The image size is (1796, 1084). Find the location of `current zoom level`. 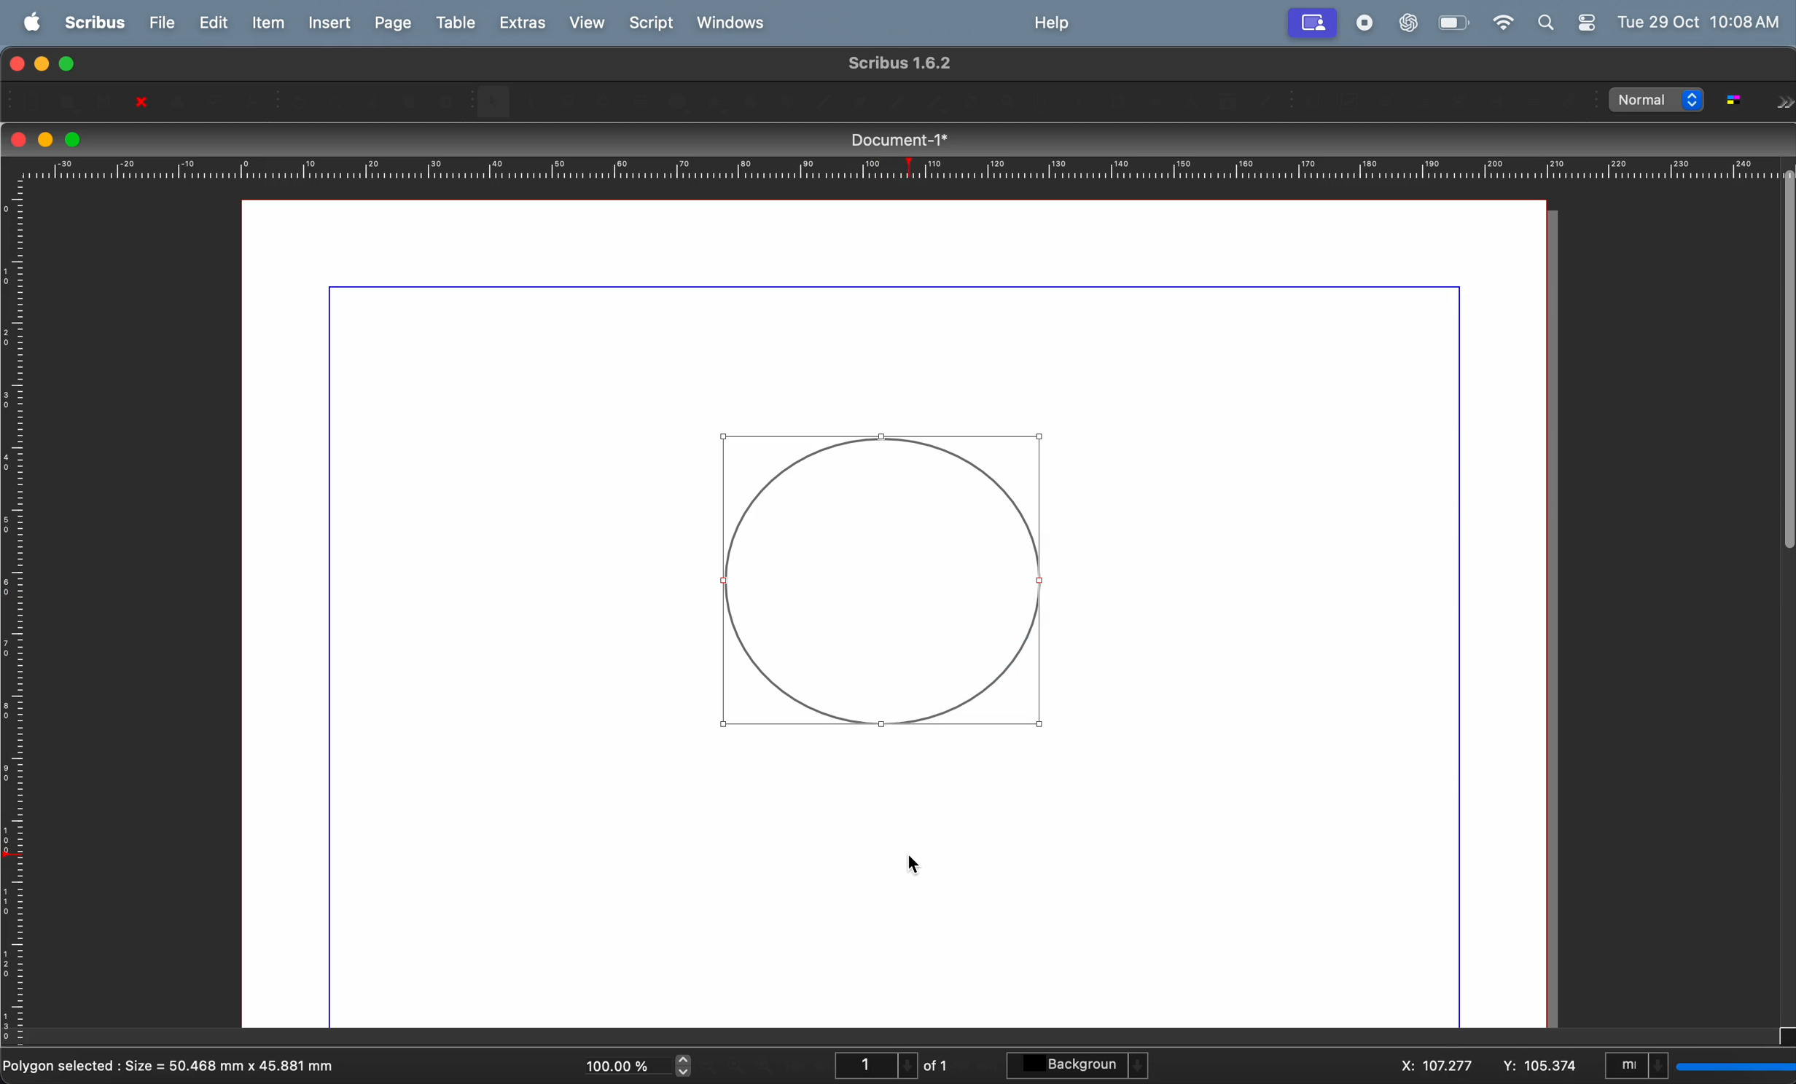

current zoom level is located at coordinates (644, 1064).